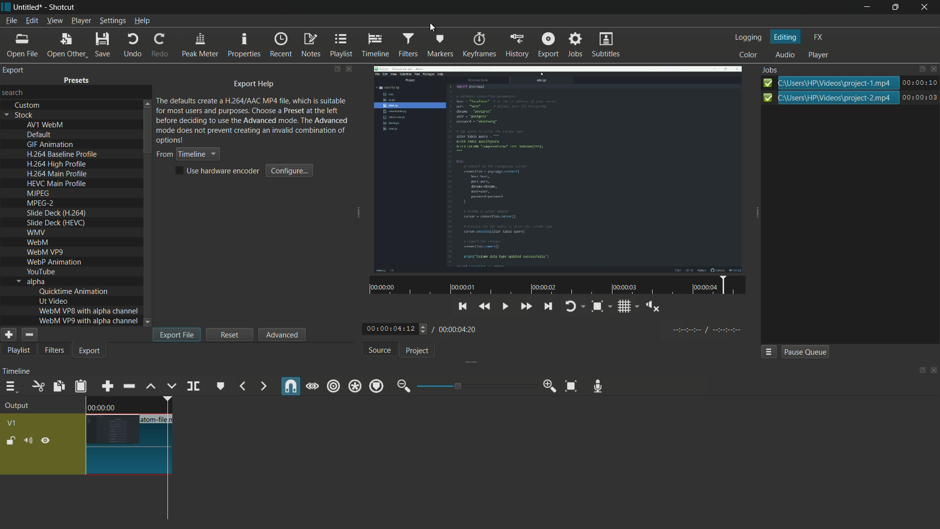  What do you see at coordinates (350, 69) in the screenshot?
I see `close filters` at bounding box center [350, 69].